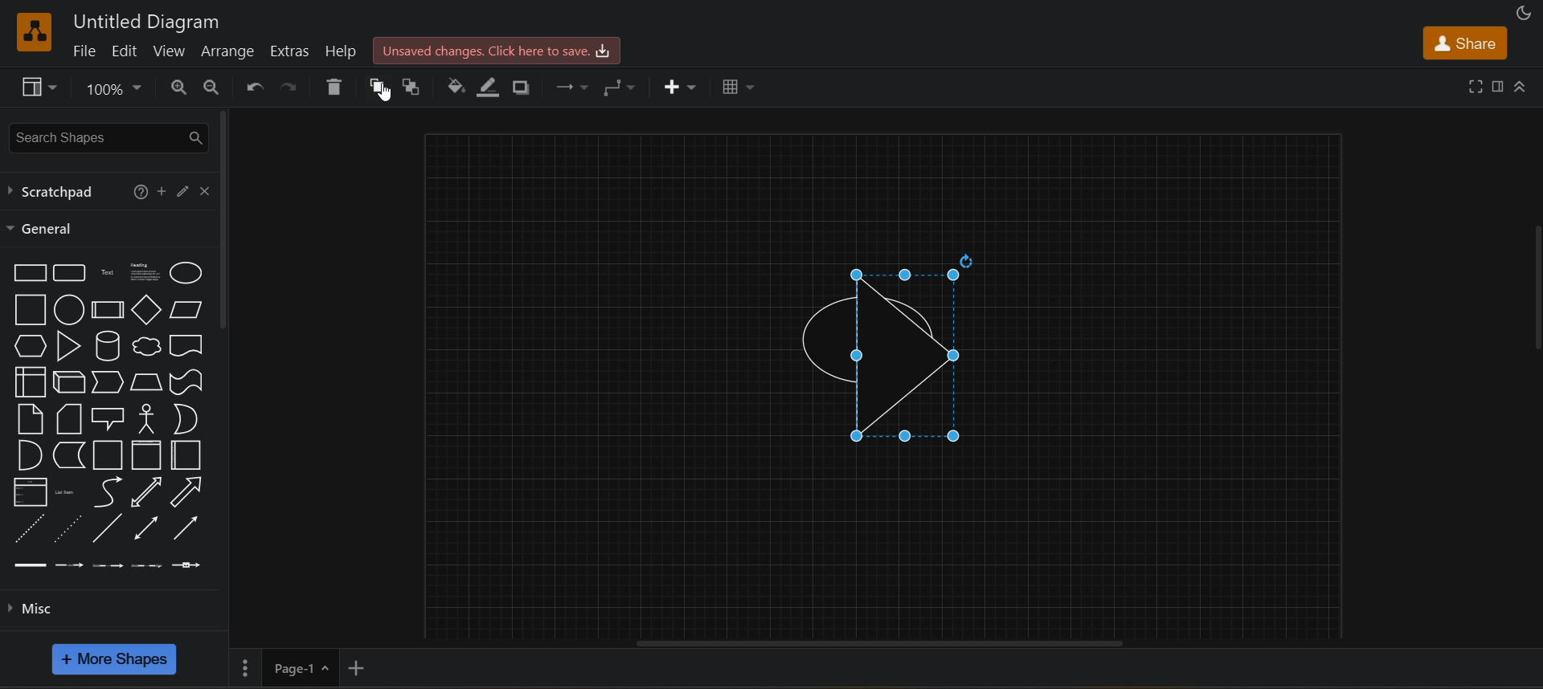 This screenshot has width=1543, height=689. Describe the element at coordinates (104, 491) in the screenshot. I see `curve` at that location.